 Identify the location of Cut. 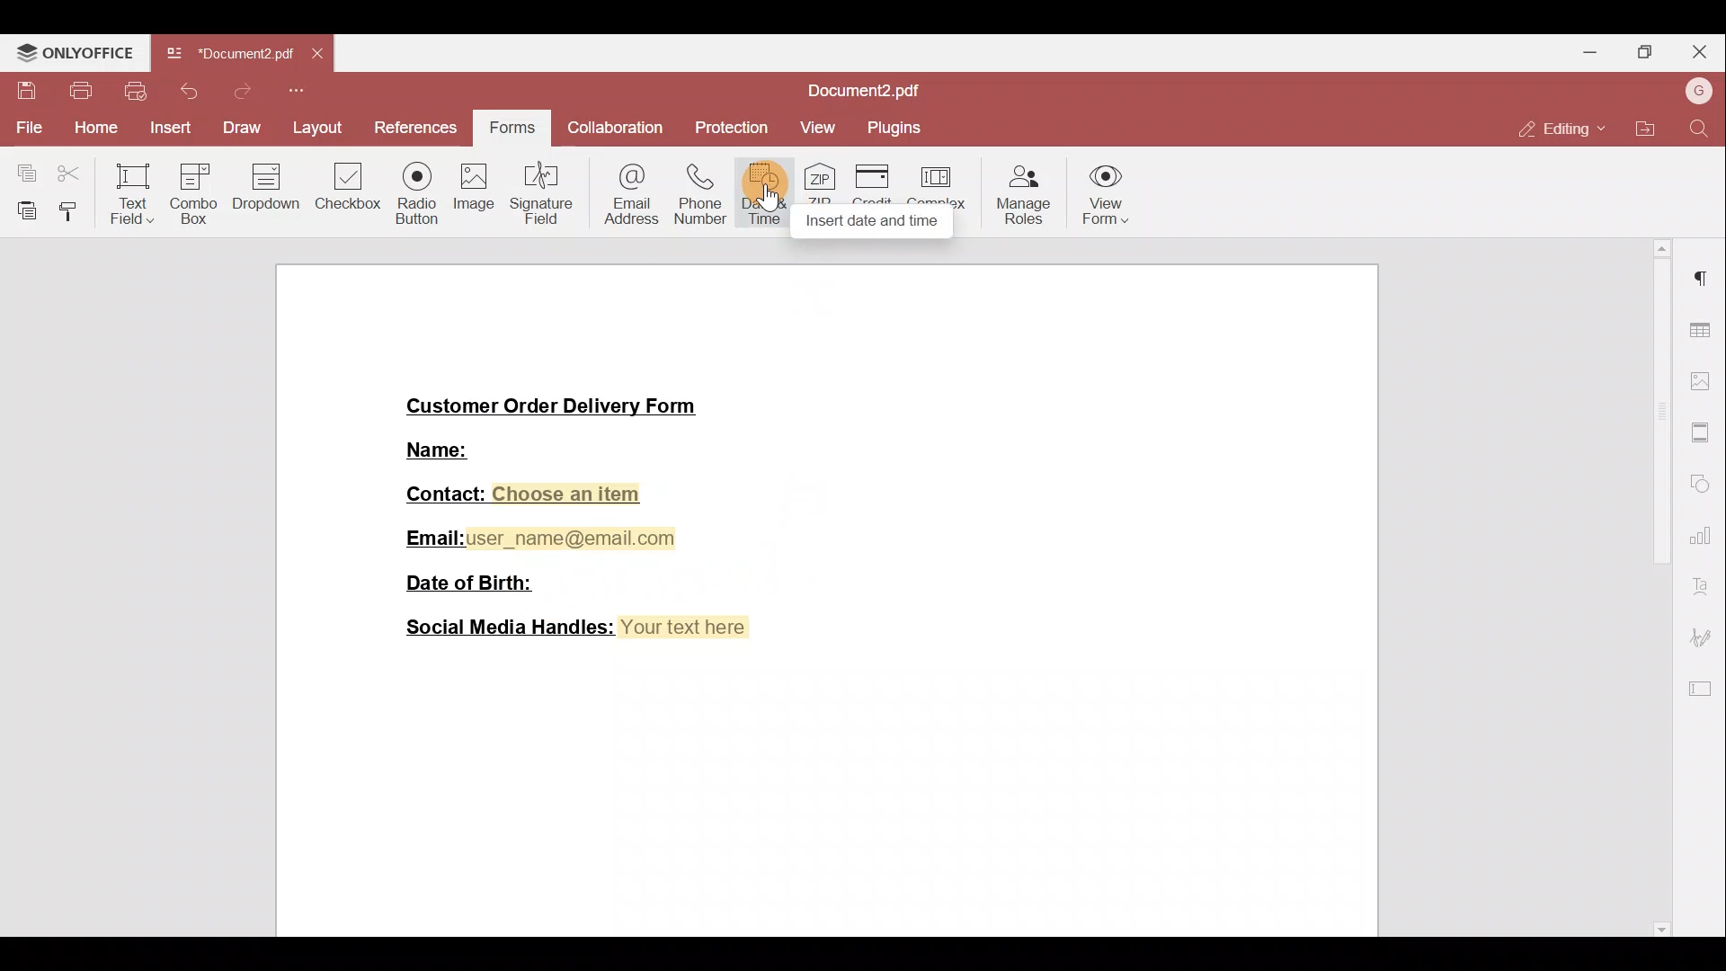
(74, 170).